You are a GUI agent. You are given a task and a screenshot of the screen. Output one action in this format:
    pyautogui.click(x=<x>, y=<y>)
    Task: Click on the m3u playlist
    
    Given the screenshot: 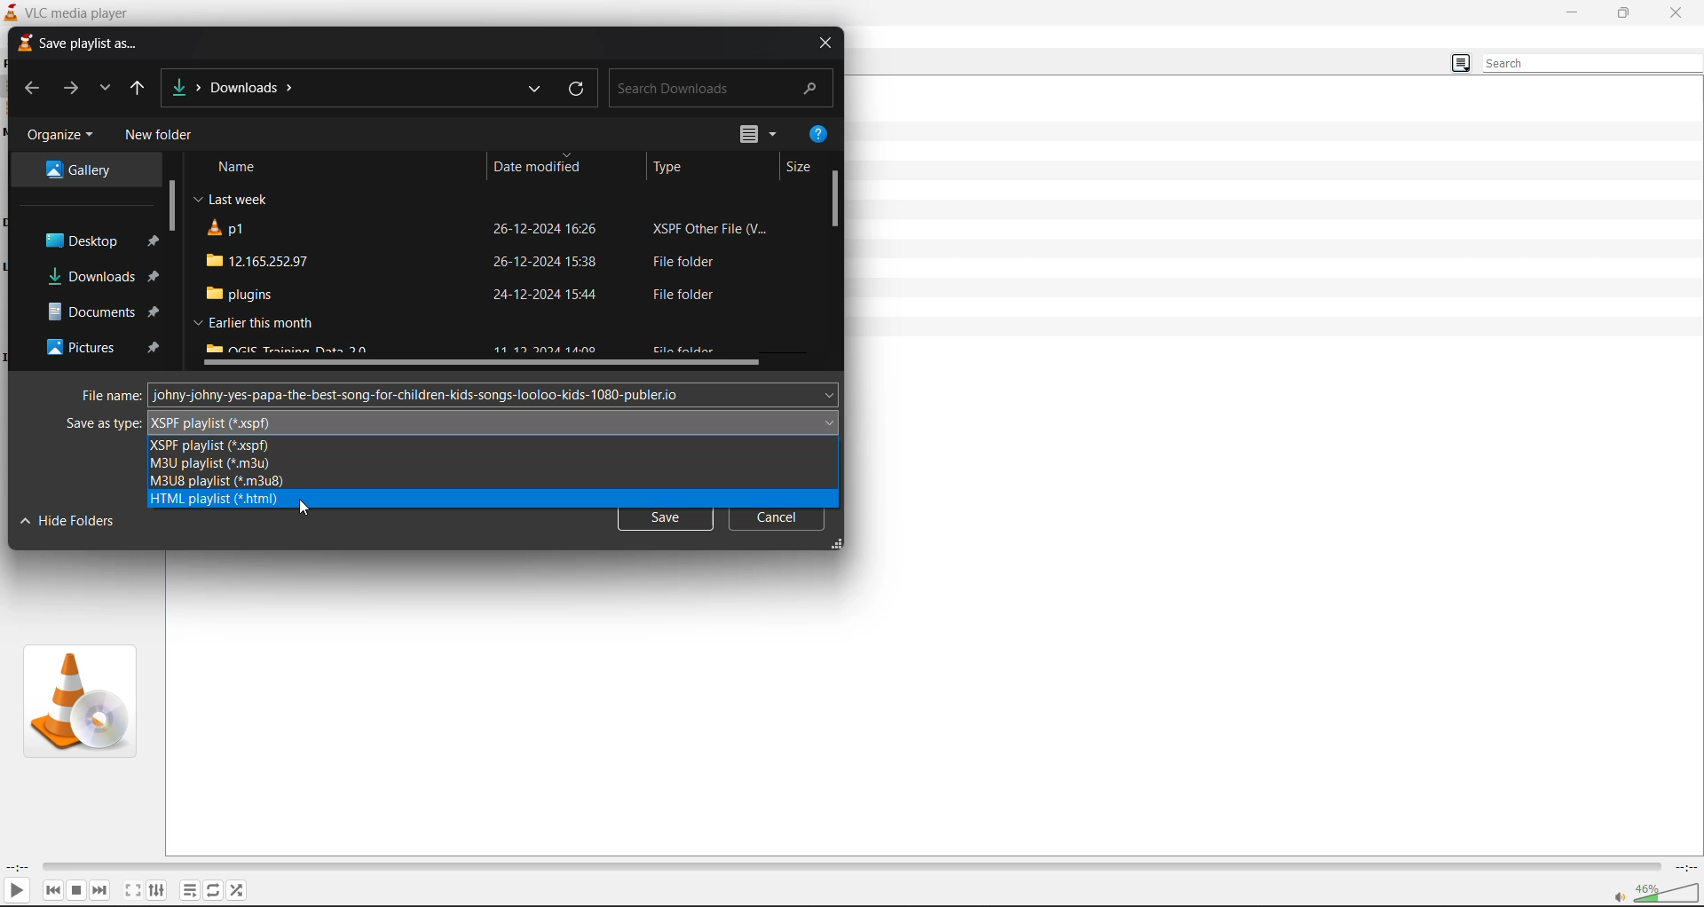 What is the action you would take?
    pyautogui.click(x=211, y=464)
    